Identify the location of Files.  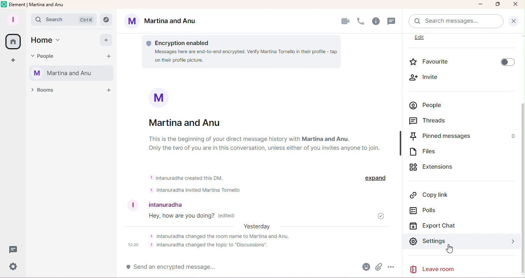
(442, 152).